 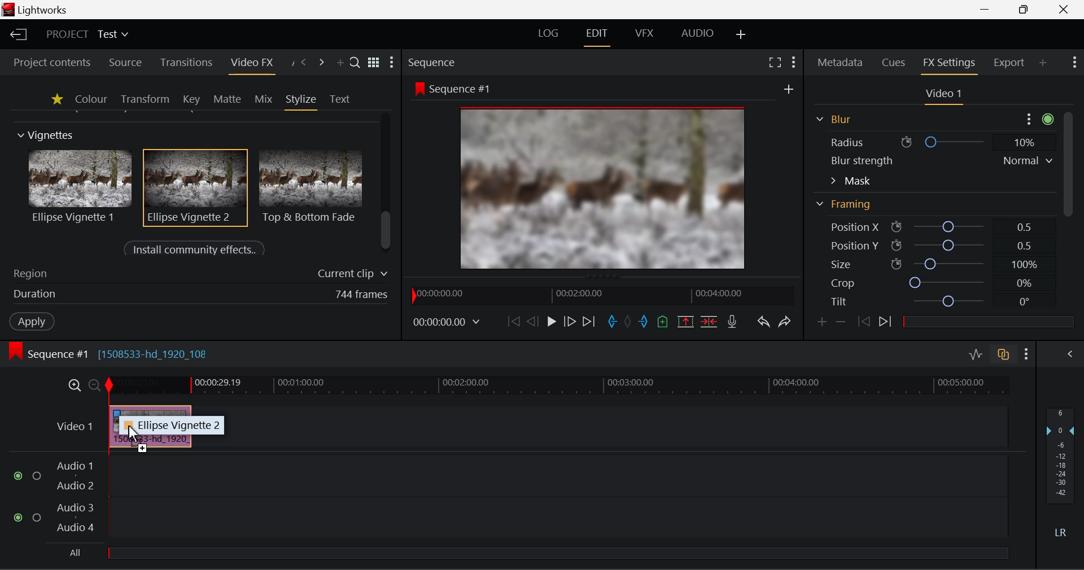 I want to click on To End, so click(x=590, y=320).